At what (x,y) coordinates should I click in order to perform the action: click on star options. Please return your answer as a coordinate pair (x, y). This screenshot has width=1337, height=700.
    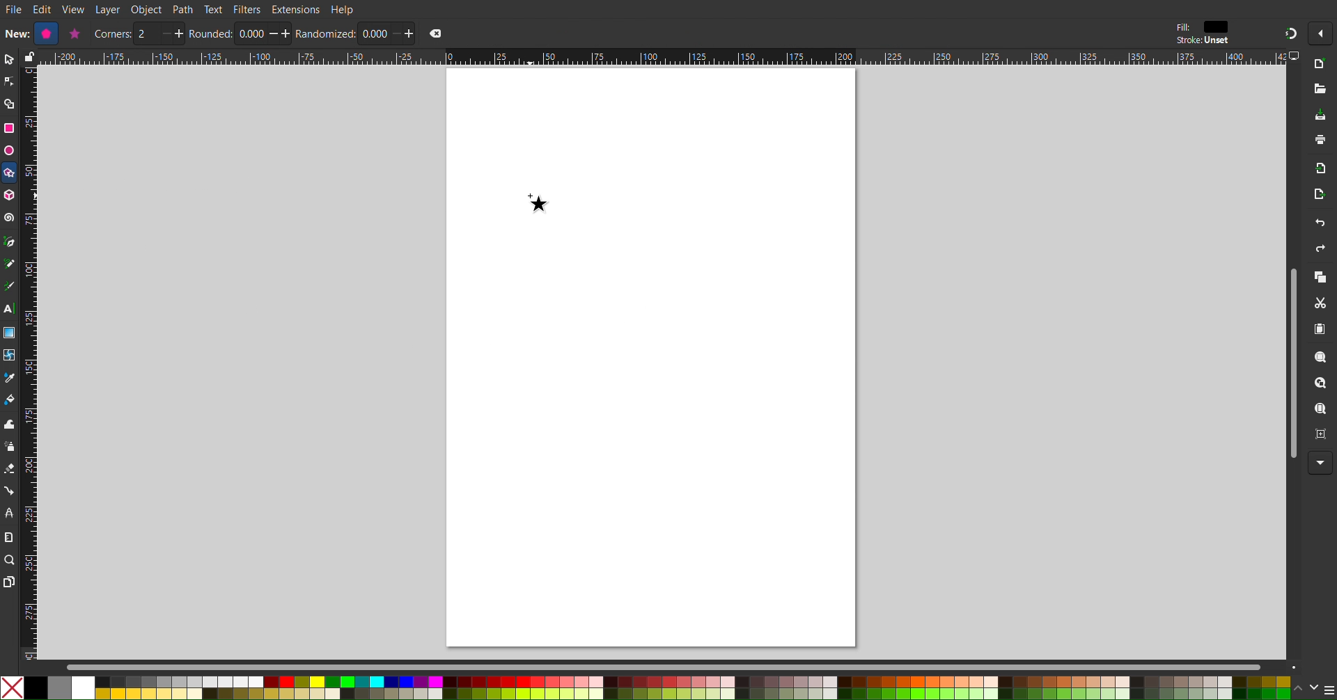
    Looking at the image, I should click on (73, 33).